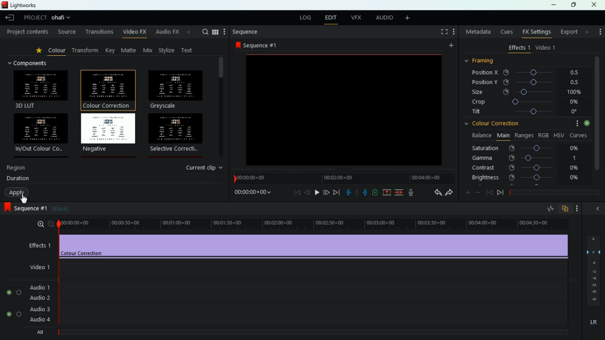 This screenshot has width=605, height=340. What do you see at coordinates (482, 136) in the screenshot?
I see `balance` at bounding box center [482, 136].